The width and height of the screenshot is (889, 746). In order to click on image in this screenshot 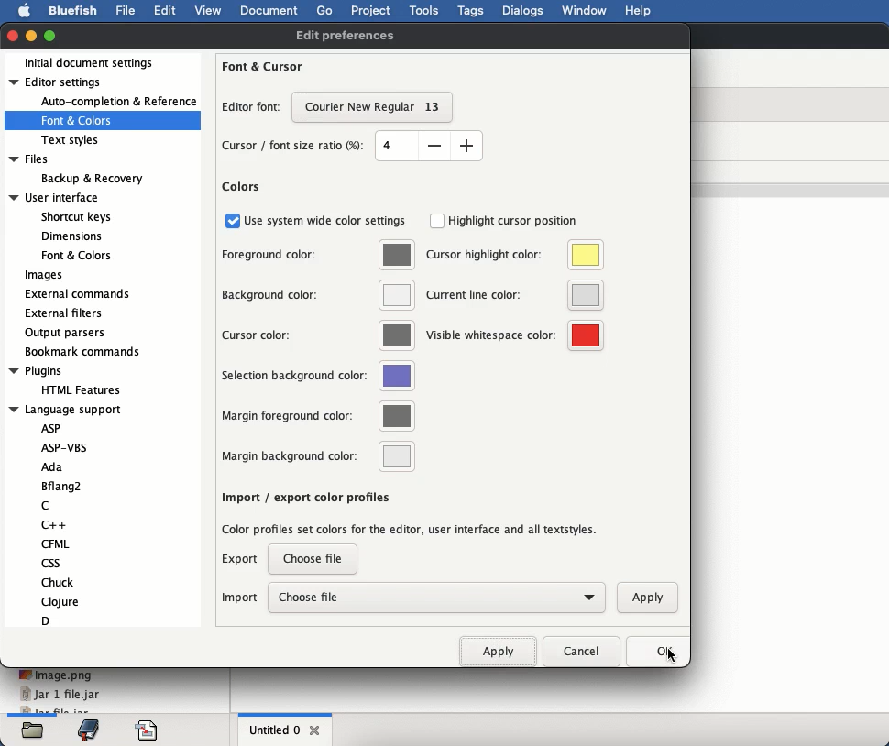, I will do `click(56, 675)`.